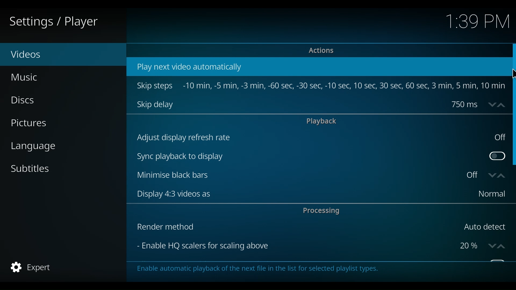 The width and height of the screenshot is (516, 290). What do you see at coordinates (294, 227) in the screenshot?
I see `Render method` at bounding box center [294, 227].